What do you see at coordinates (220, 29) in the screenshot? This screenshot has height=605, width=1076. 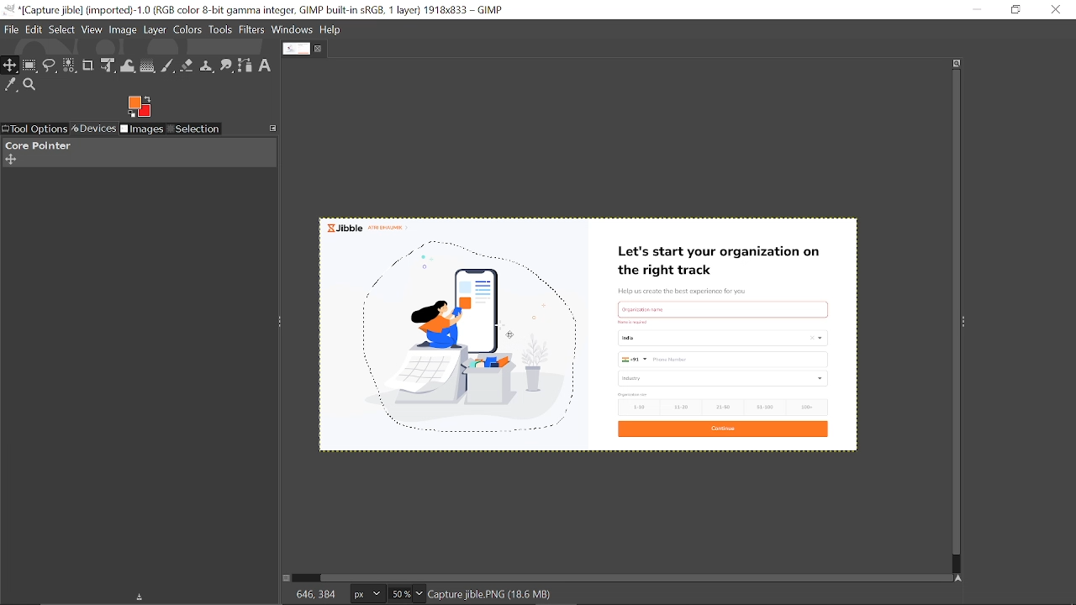 I see `Tools` at bounding box center [220, 29].